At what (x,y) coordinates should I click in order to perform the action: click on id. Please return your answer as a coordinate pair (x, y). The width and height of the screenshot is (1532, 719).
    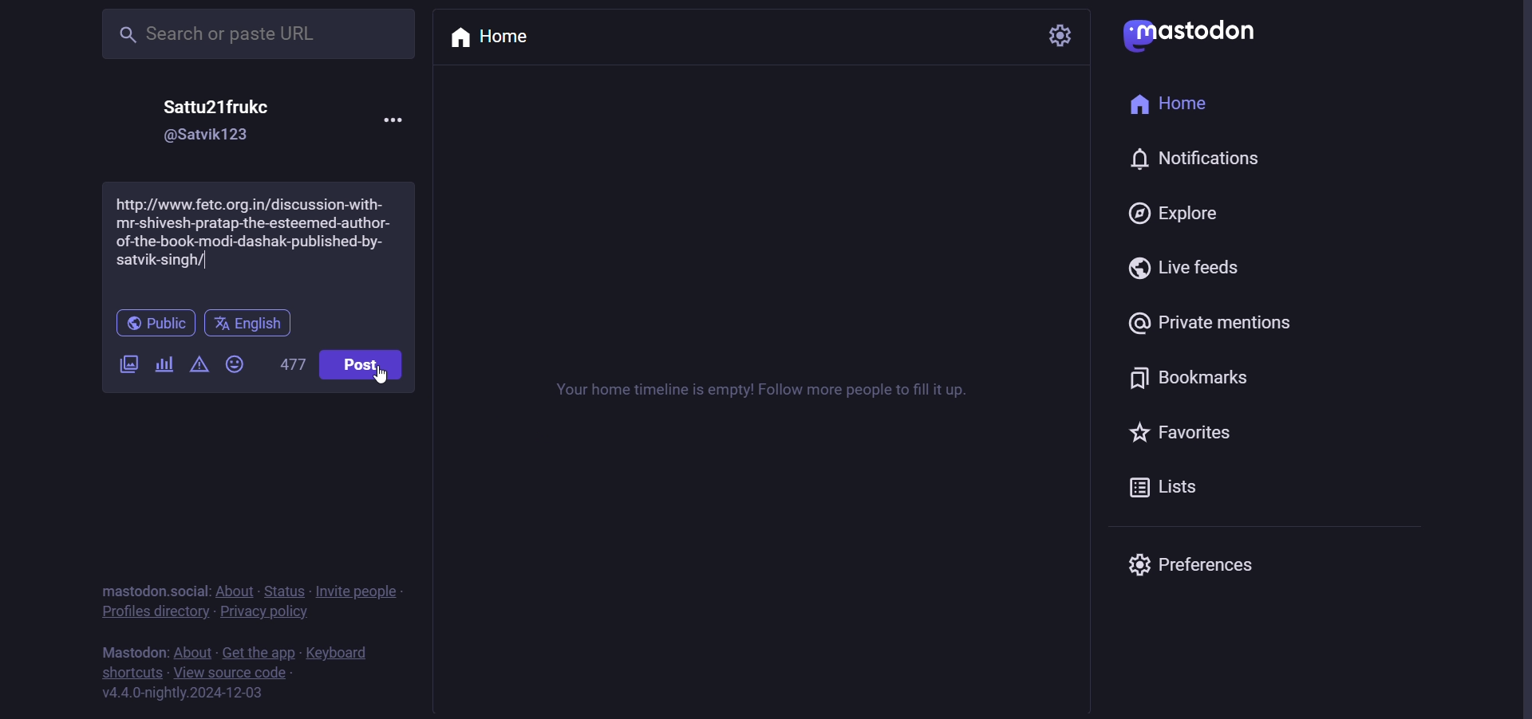
    Looking at the image, I should click on (213, 136).